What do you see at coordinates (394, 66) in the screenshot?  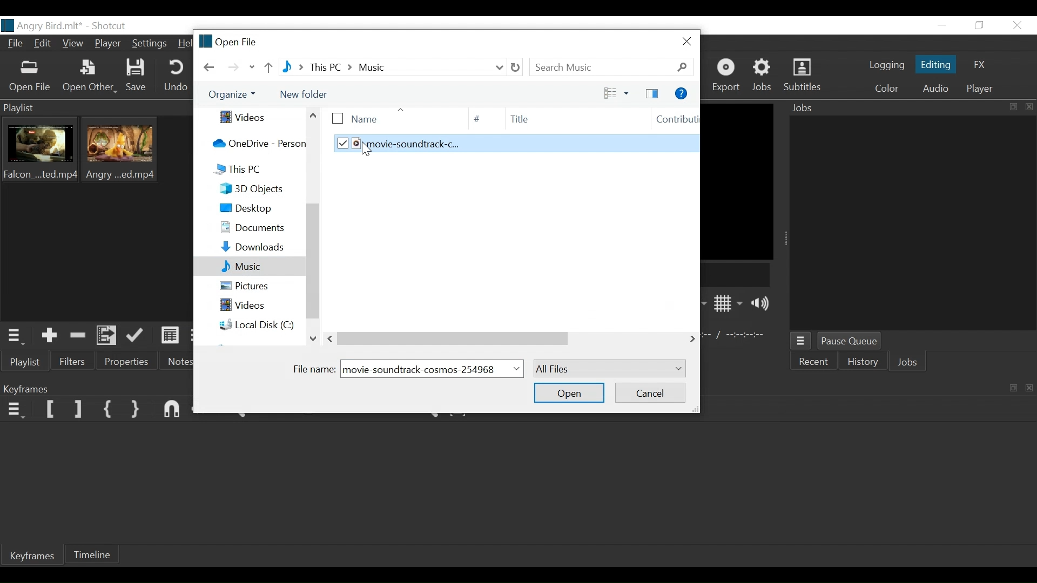 I see `File Path` at bounding box center [394, 66].